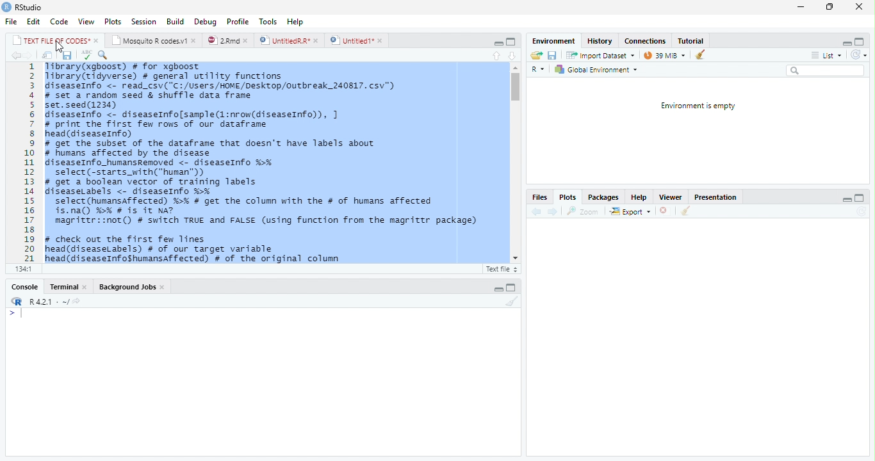  I want to click on Export, so click(630, 211).